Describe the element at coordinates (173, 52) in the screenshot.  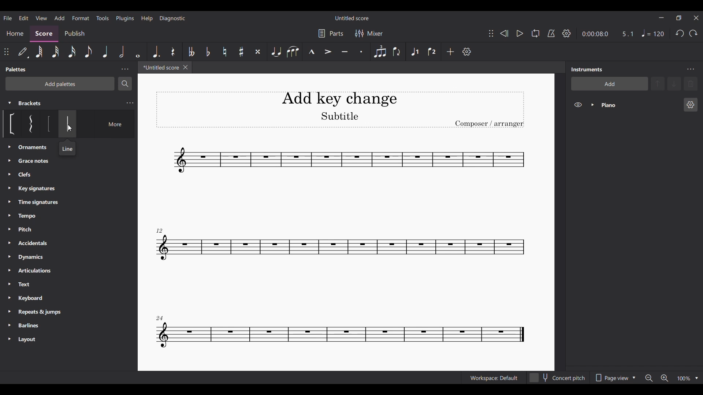
I see `Rest` at that location.